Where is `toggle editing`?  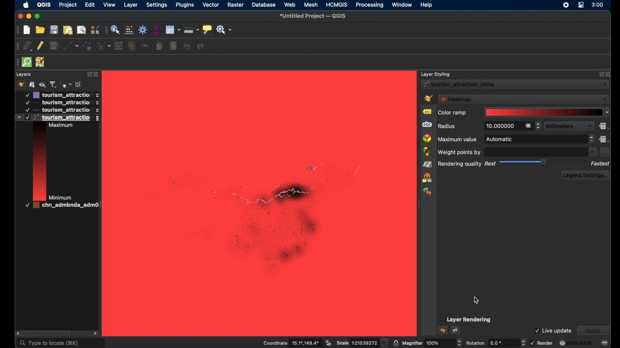
toggle editing is located at coordinates (40, 46).